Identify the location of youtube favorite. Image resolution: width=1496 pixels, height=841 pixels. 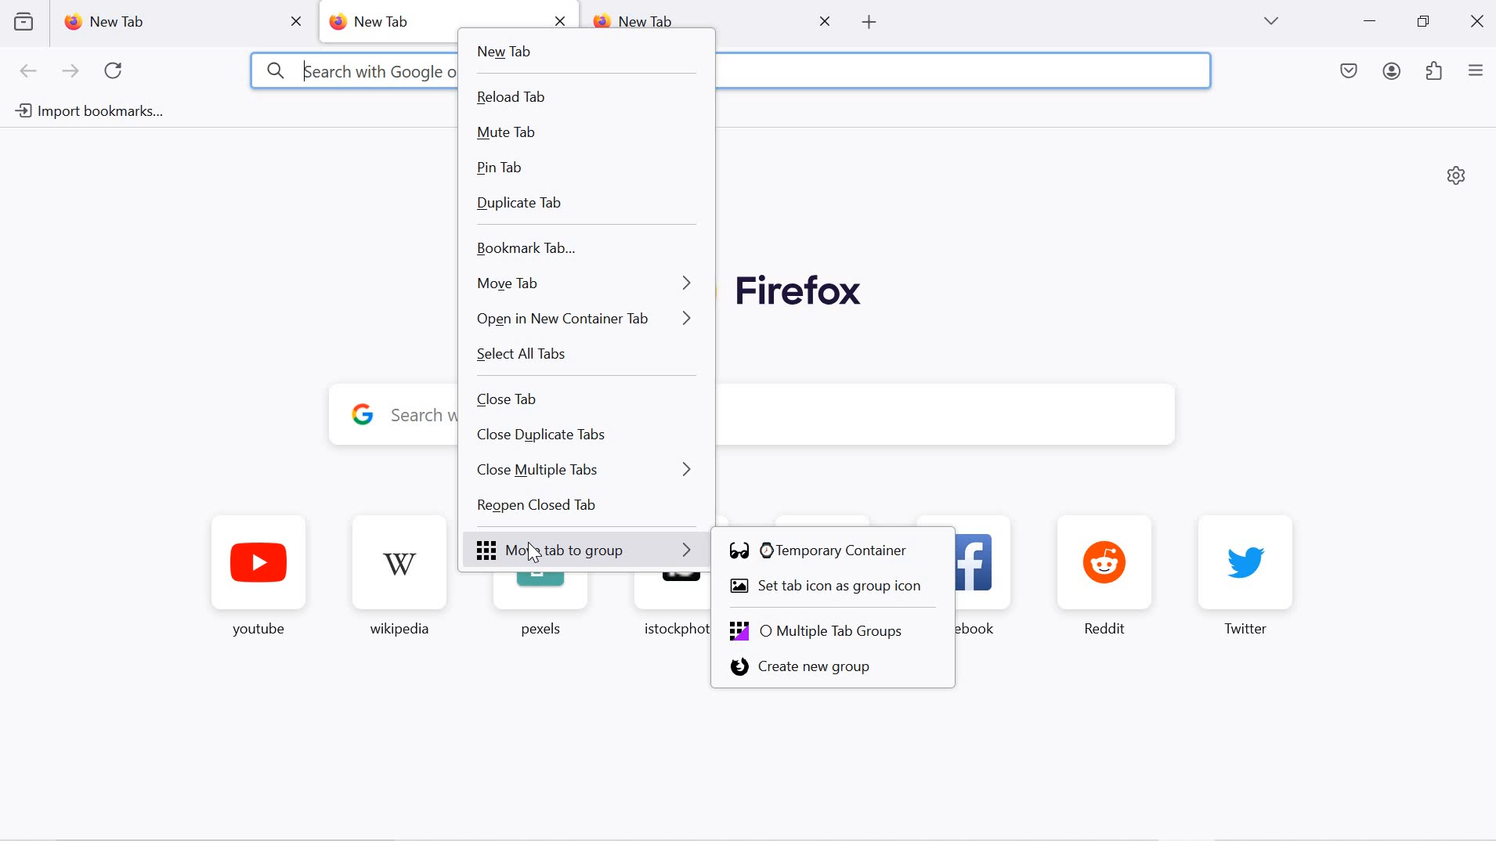
(259, 579).